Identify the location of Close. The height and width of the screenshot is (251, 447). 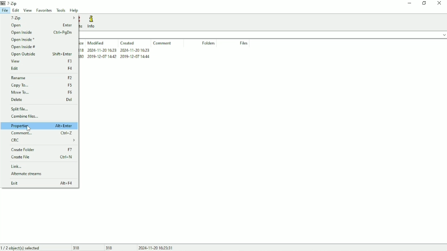
(440, 4).